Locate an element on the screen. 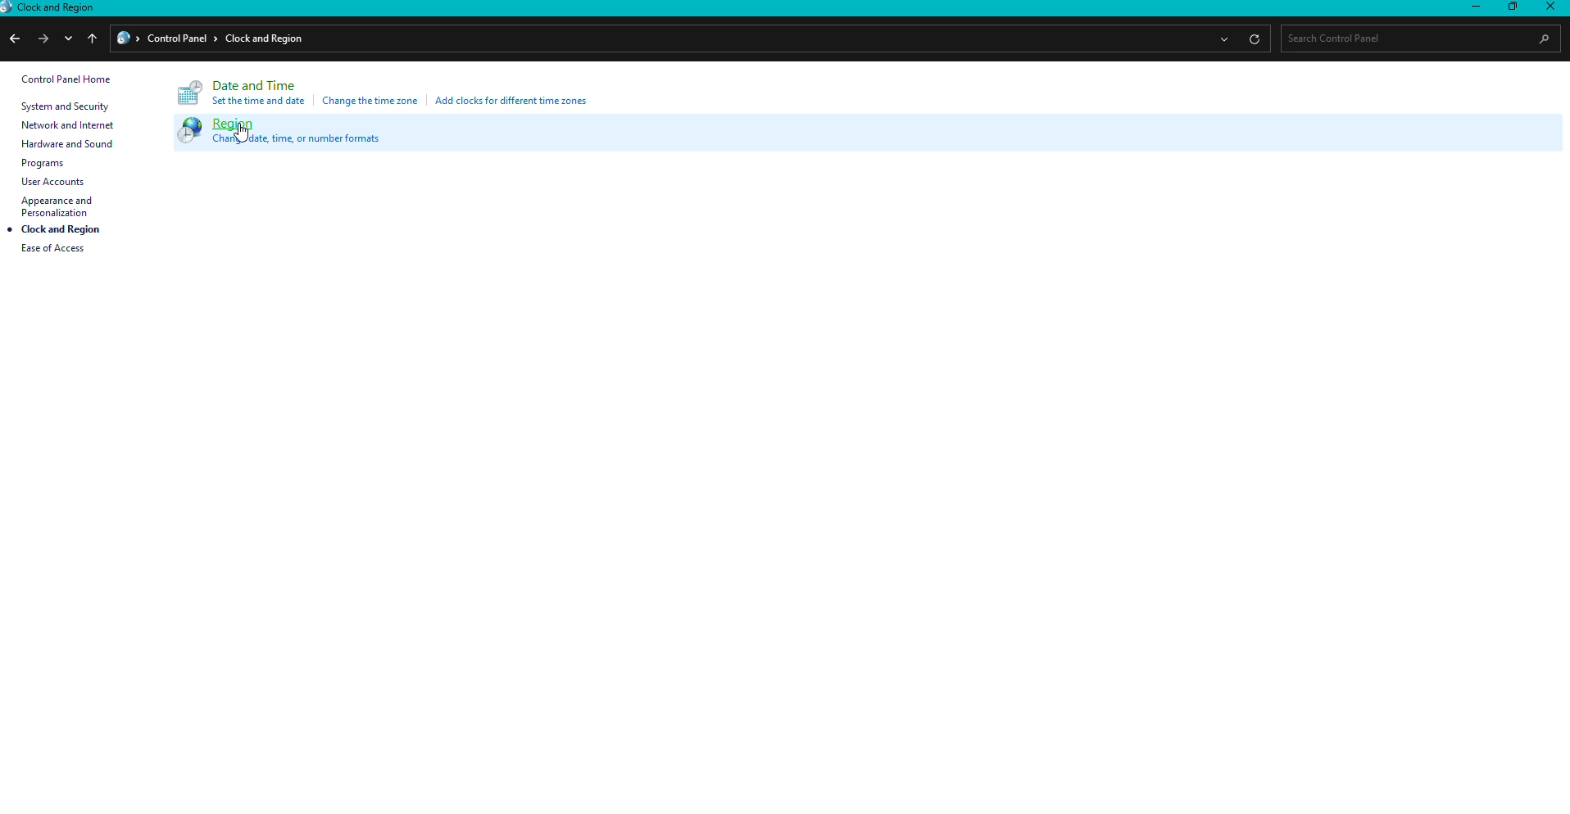 The height and width of the screenshot is (814, 1570). Search bar is located at coordinates (1414, 38).